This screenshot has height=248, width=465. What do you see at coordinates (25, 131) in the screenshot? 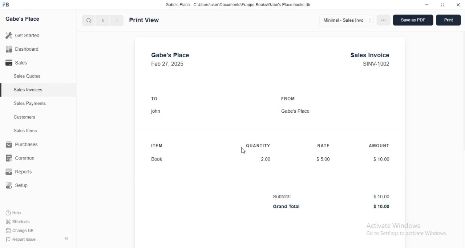
I see `sales items` at bounding box center [25, 131].